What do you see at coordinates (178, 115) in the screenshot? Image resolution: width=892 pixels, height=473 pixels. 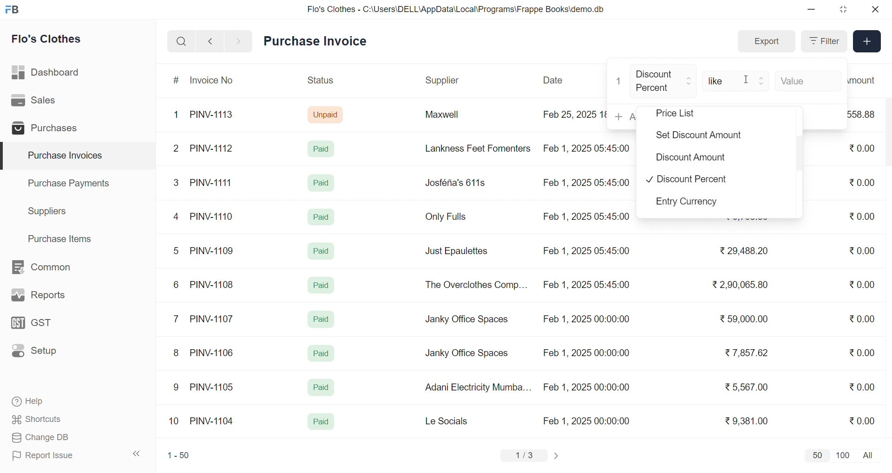 I see `1` at bounding box center [178, 115].